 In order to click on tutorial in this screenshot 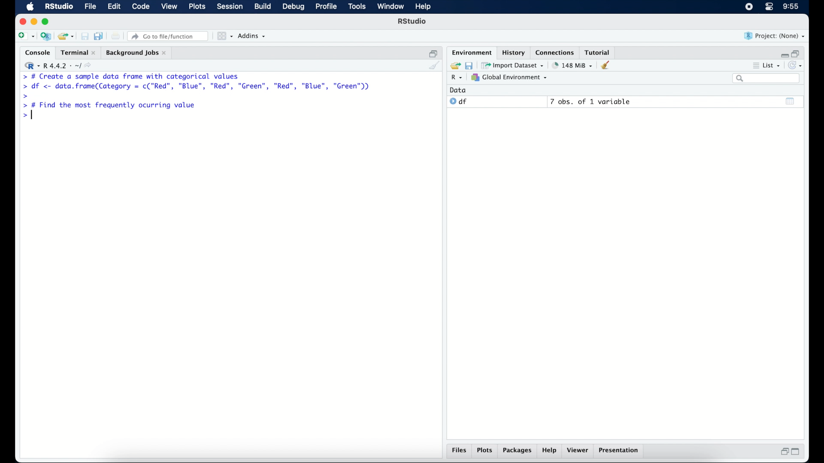, I will do `click(599, 52)`.